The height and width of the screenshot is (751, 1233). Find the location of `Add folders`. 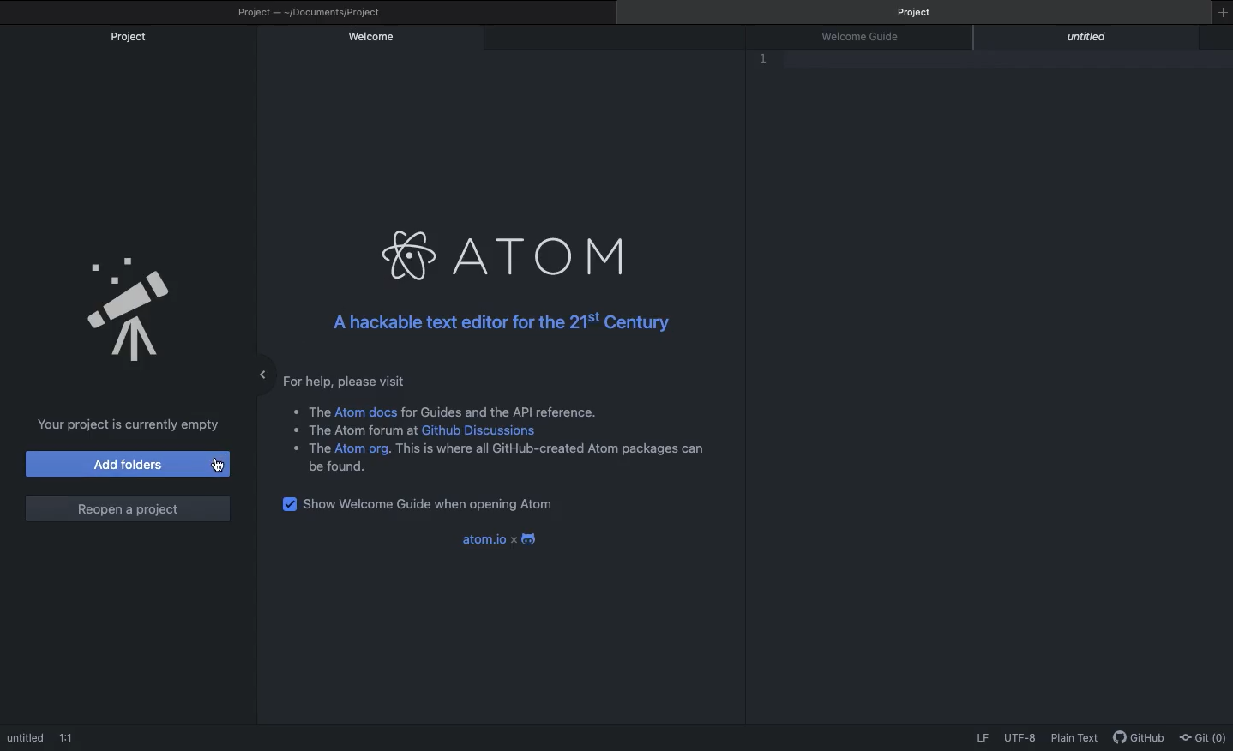

Add folders is located at coordinates (128, 464).